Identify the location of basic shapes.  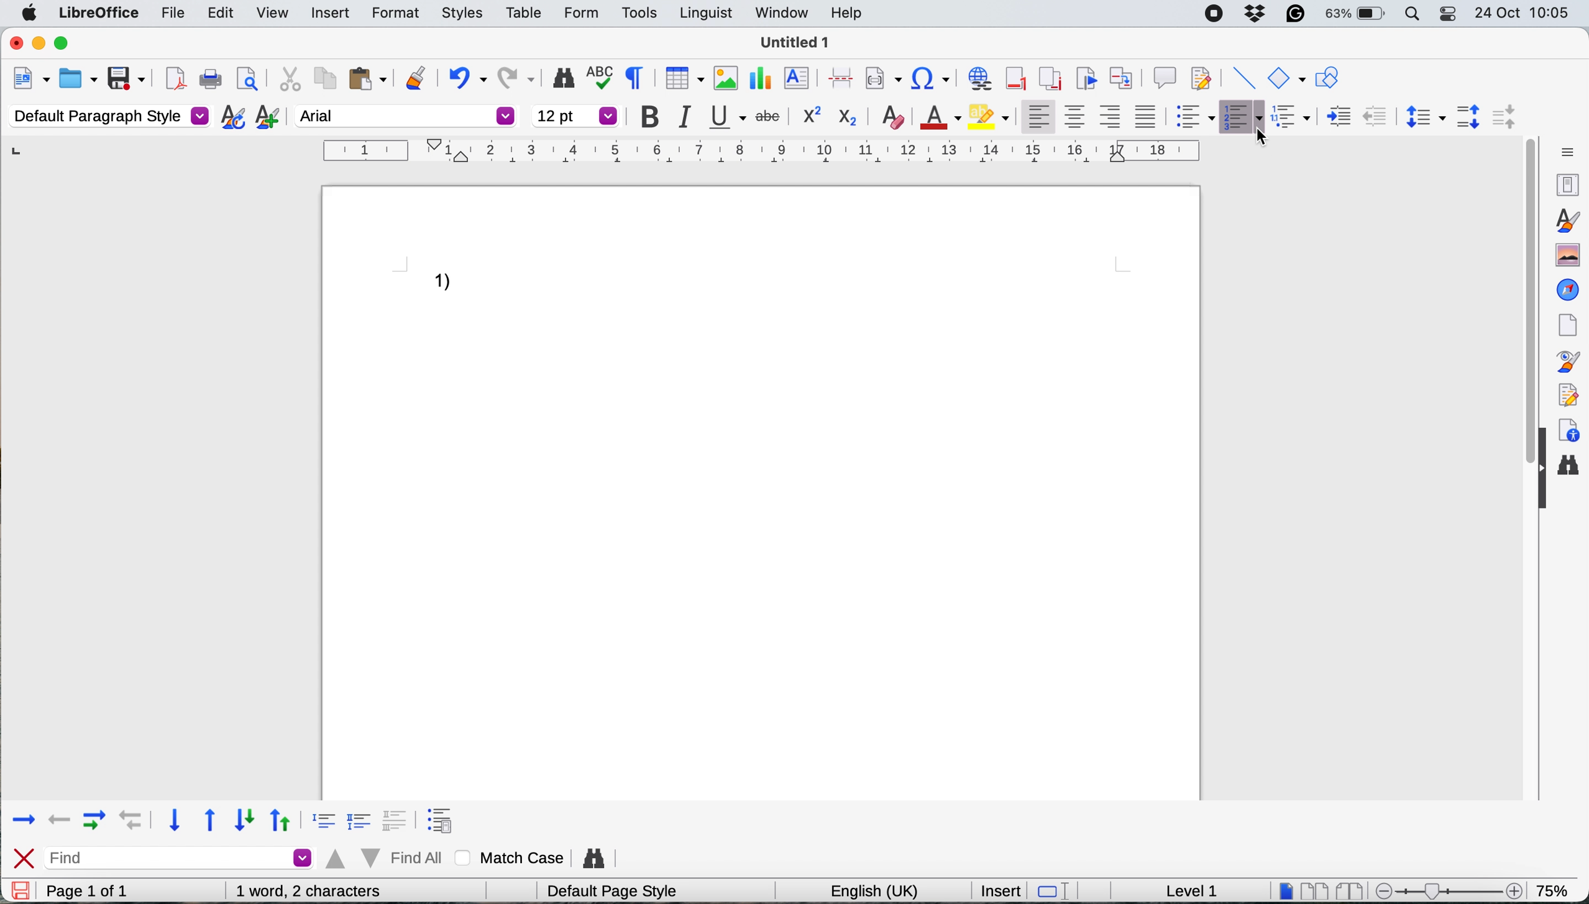
(1286, 78).